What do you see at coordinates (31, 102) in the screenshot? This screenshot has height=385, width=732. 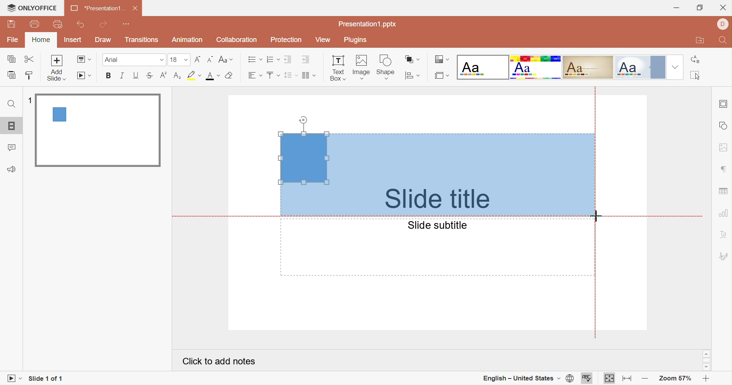 I see `1` at bounding box center [31, 102].